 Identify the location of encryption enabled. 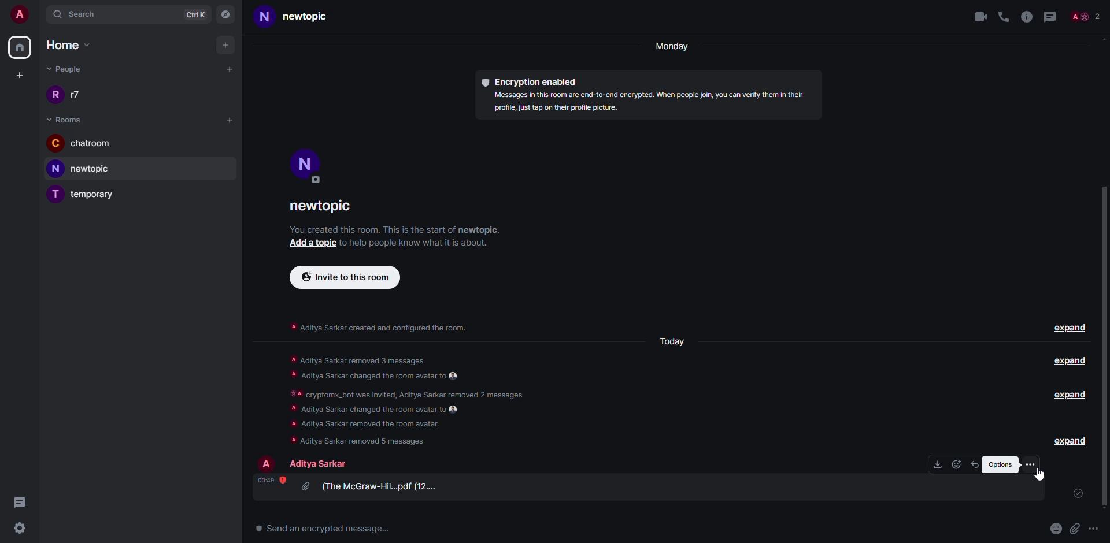
(539, 80).